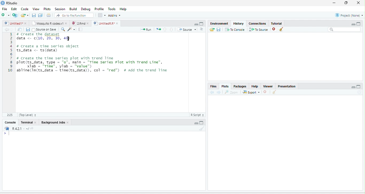 This screenshot has height=194, width=365. What do you see at coordinates (346, 3) in the screenshot?
I see `restore` at bounding box center [346, 3].